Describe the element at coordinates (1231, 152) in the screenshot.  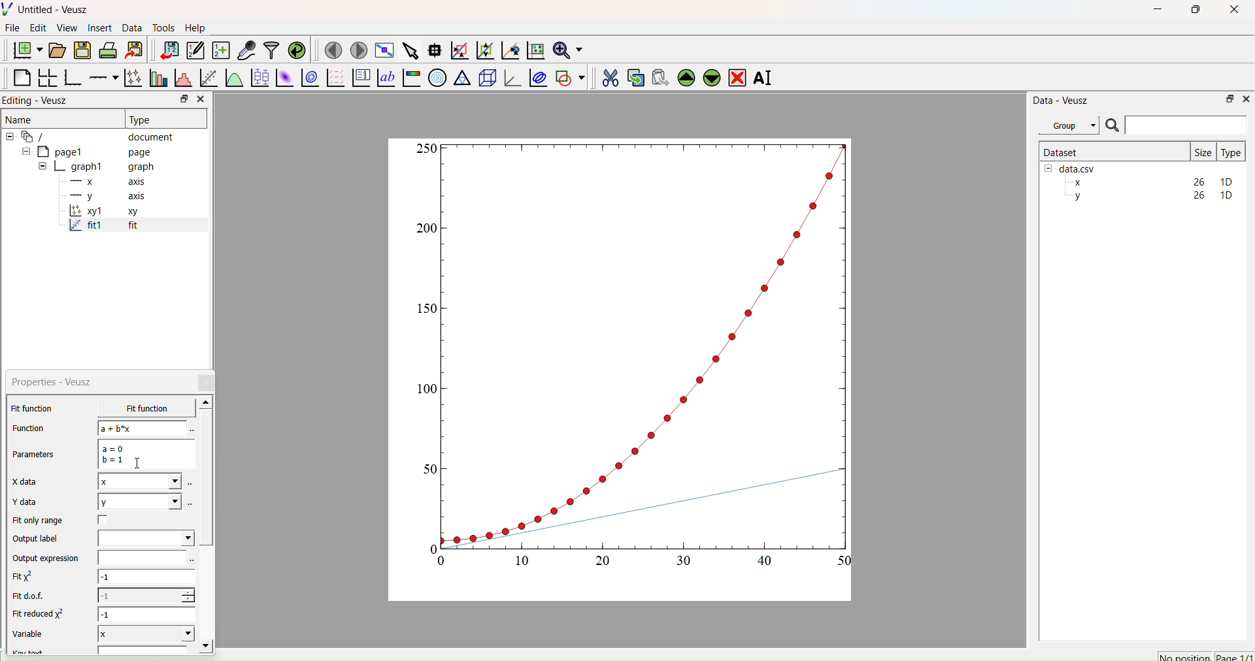
I see `Type` at that location.